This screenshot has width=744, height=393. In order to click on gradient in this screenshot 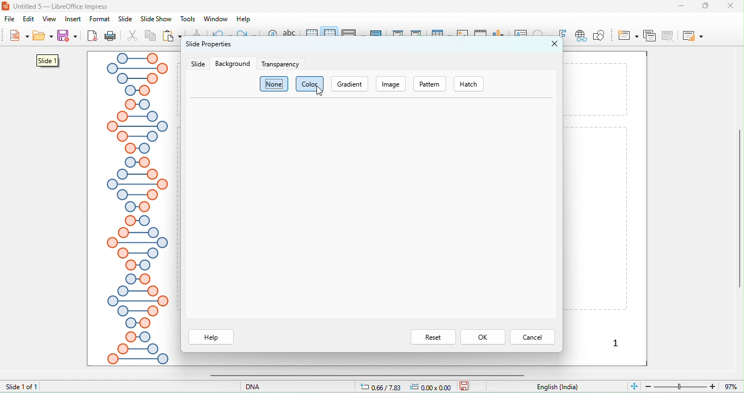, I will do `click(350, 84)`.